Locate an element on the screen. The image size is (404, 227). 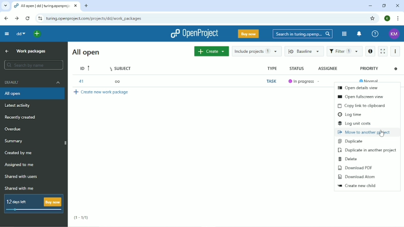
Customize and conrol google chrome is located at coordinates (398, 18).